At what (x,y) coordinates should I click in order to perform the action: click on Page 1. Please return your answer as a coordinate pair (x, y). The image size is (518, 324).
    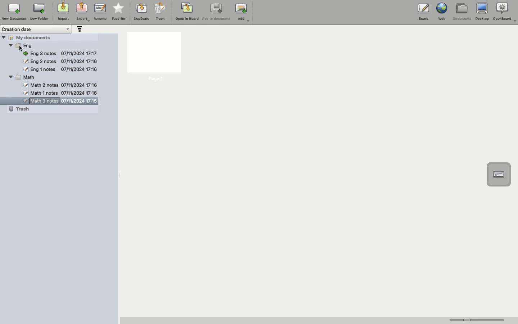
    Looking at the image, I should click on (154, 57).